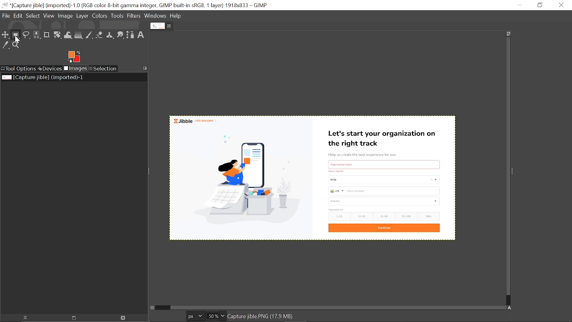 This screenshot has height=322, width=572. I want to click on Create new display for this image, so click(72, 318).